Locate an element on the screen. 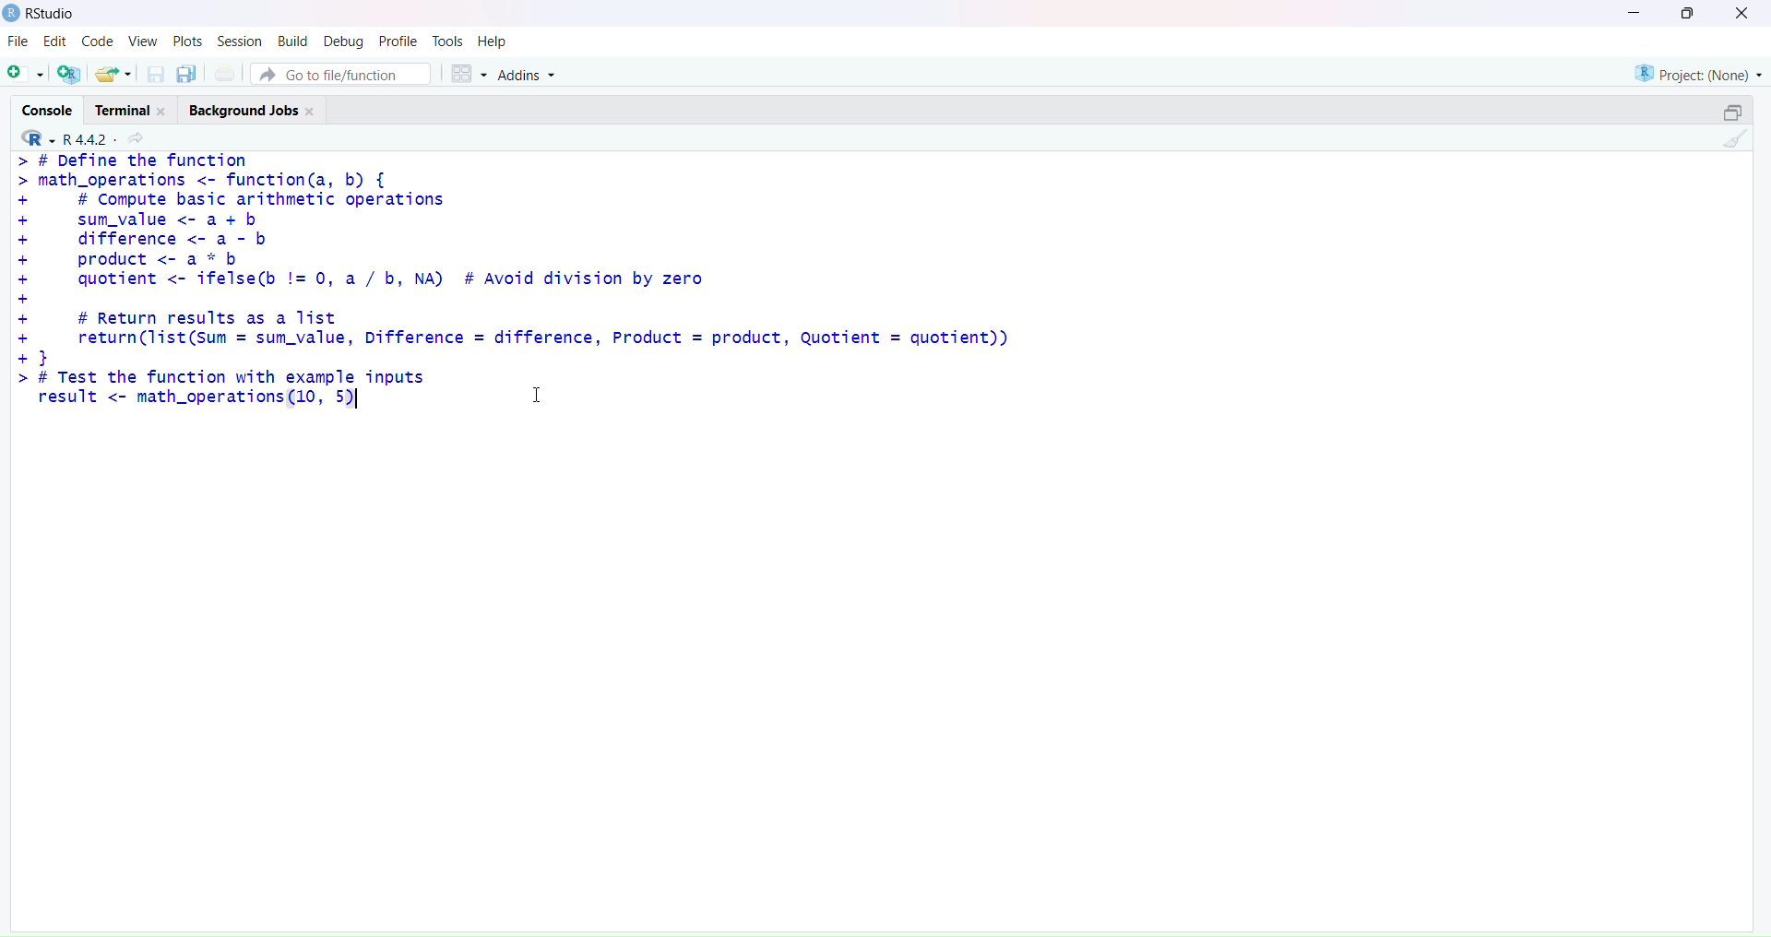  Save all open documents (Ctrl + Alt + S) is located at coordinates (185, 72).